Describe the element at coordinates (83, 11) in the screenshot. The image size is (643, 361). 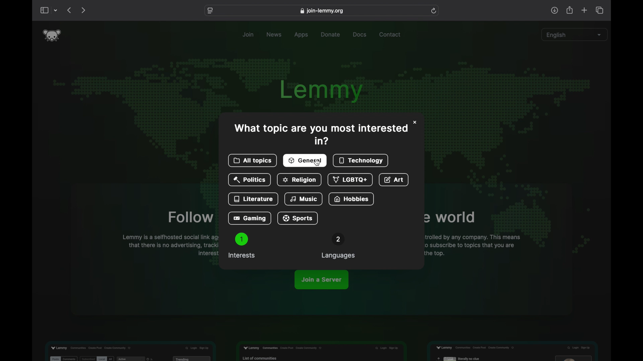
I see `next page` at that location.